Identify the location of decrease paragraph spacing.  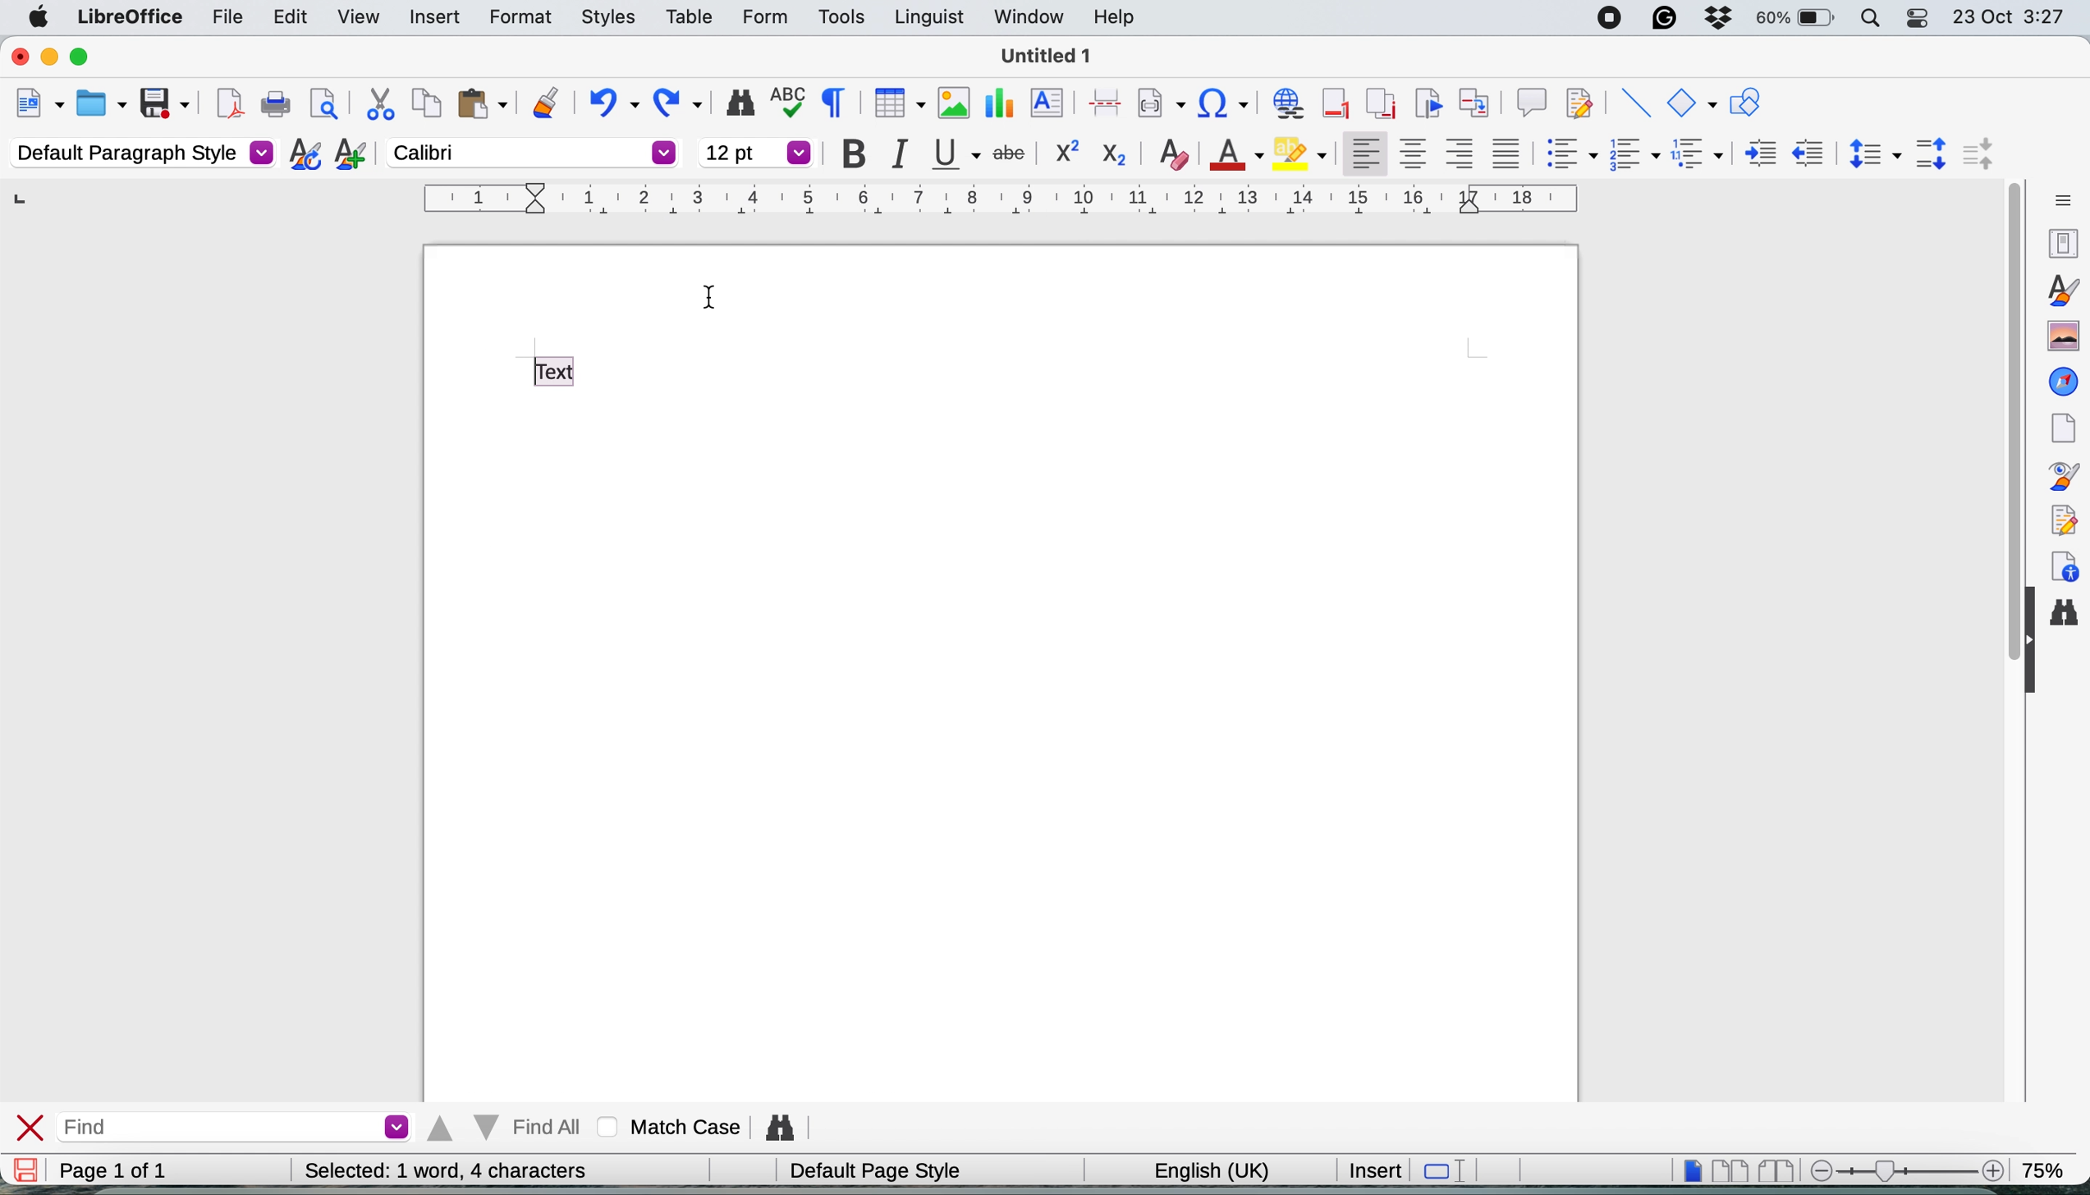
(1981, 154).